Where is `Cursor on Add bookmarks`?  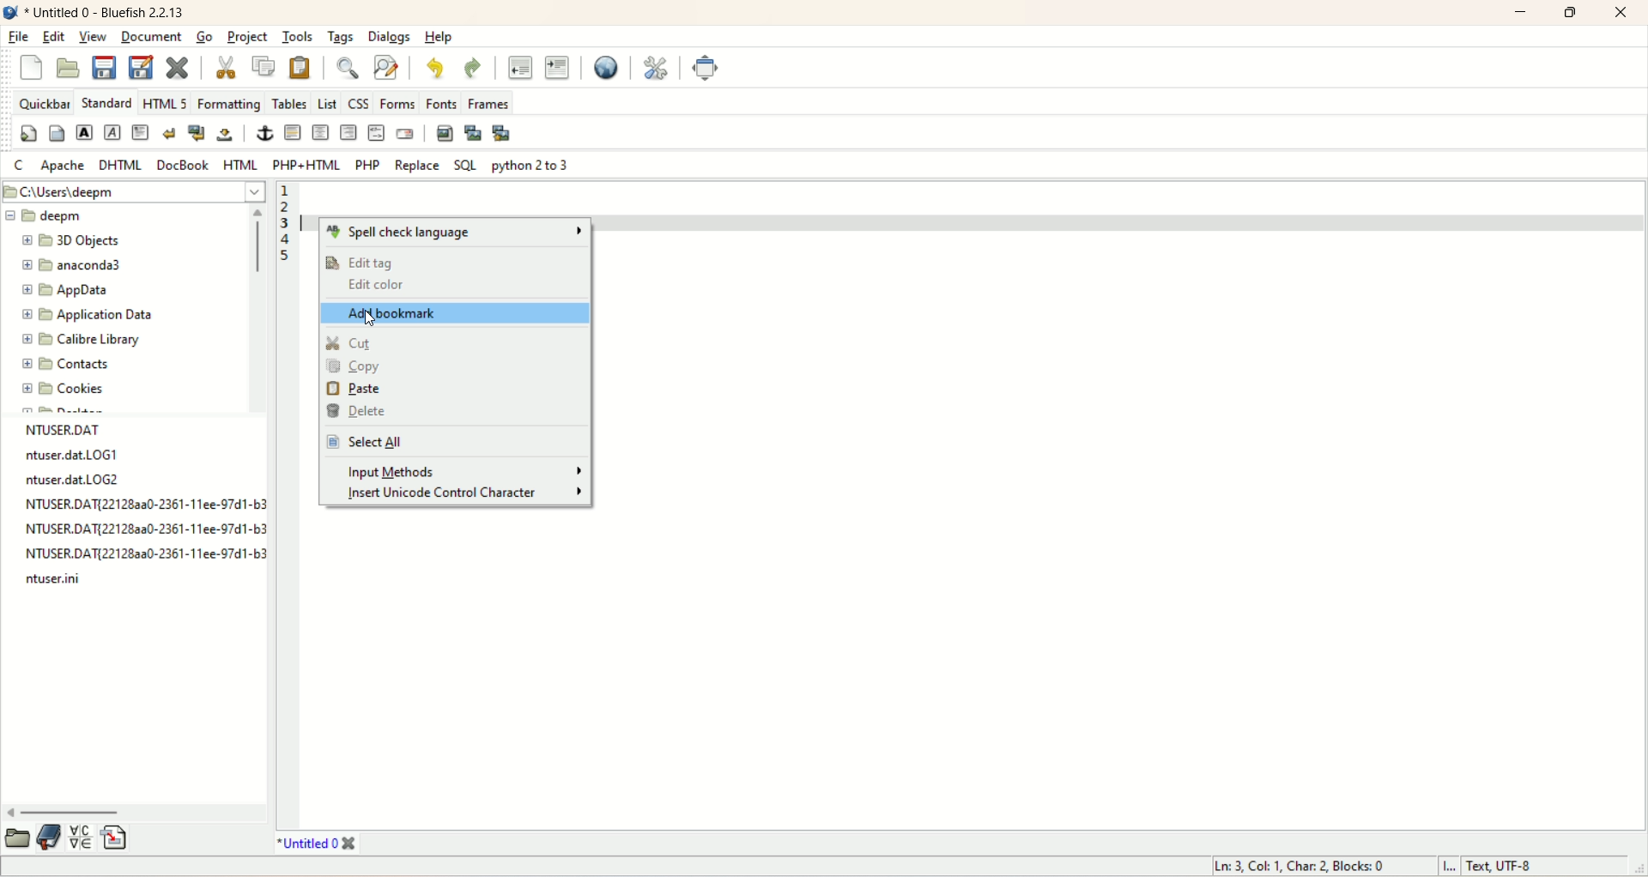 Cursor on Add bookmarks is located at coordinates (373, 318).